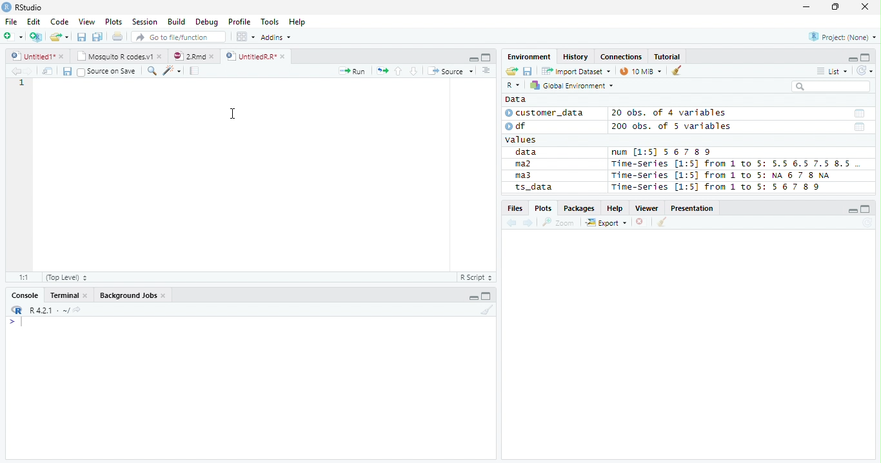 Image resolution: width=881 pixels, height=463 pixels. Describe the element at coordinates (68, 297) in the screenshot. I see `Terminal` at that location.